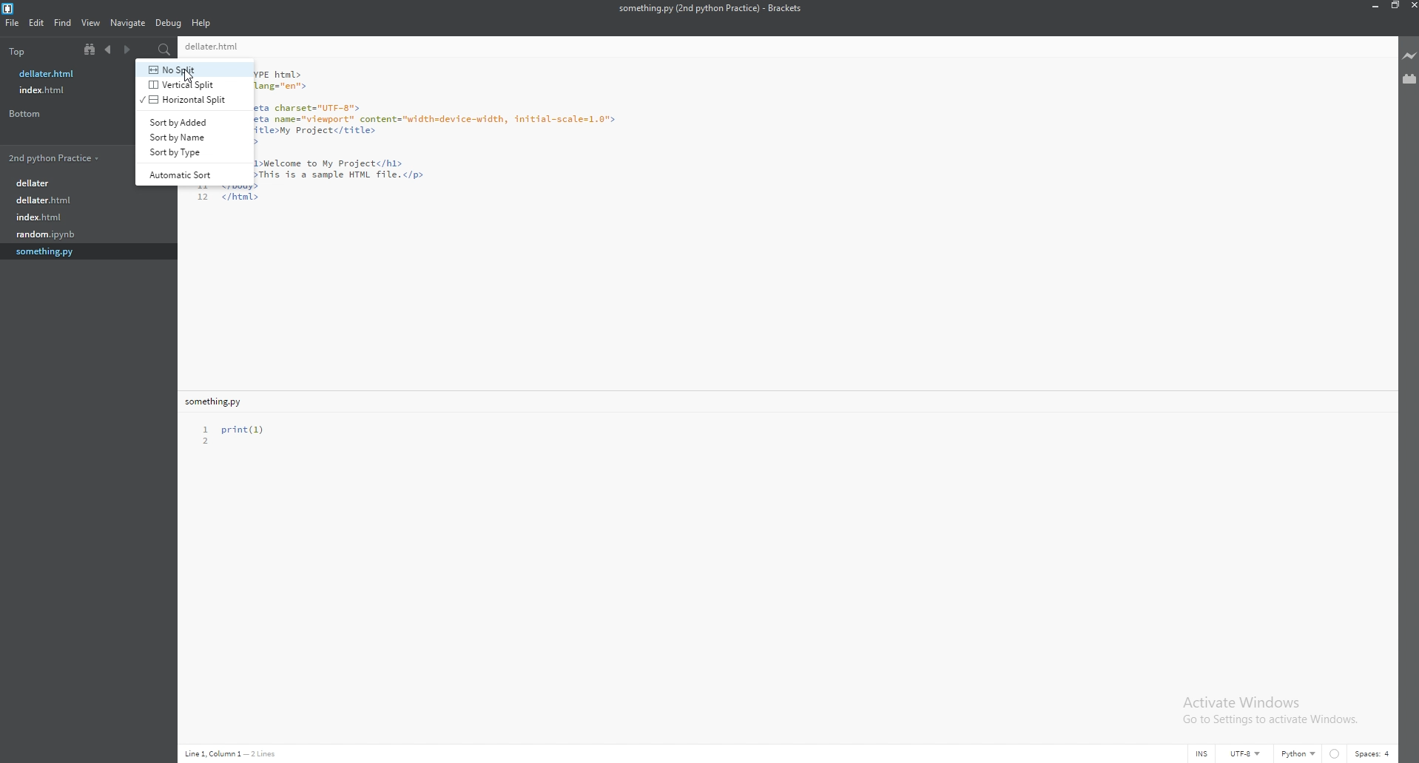 The image size is (1419, 763). Describe the element at coordinates (1374, 5) in the screenshot. I see `minimize` at that location.